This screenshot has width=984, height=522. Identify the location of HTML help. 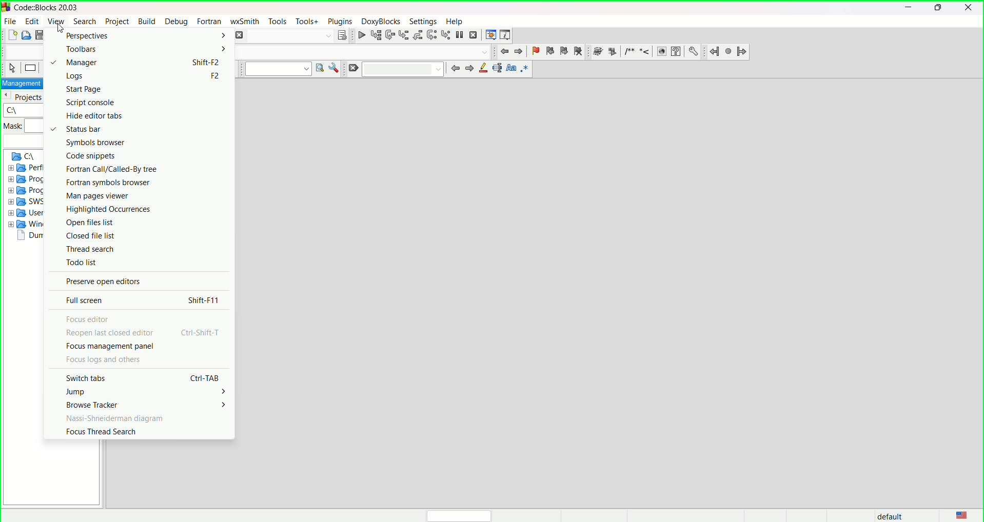
(675, 51).